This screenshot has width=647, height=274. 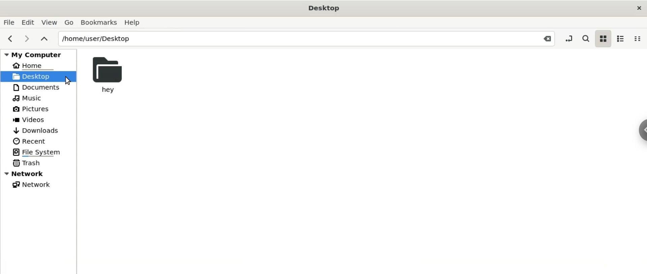 What do you see at coordinates (638, 39) in the screenshot?
I see `compact view` at bounding box center [638, 39].